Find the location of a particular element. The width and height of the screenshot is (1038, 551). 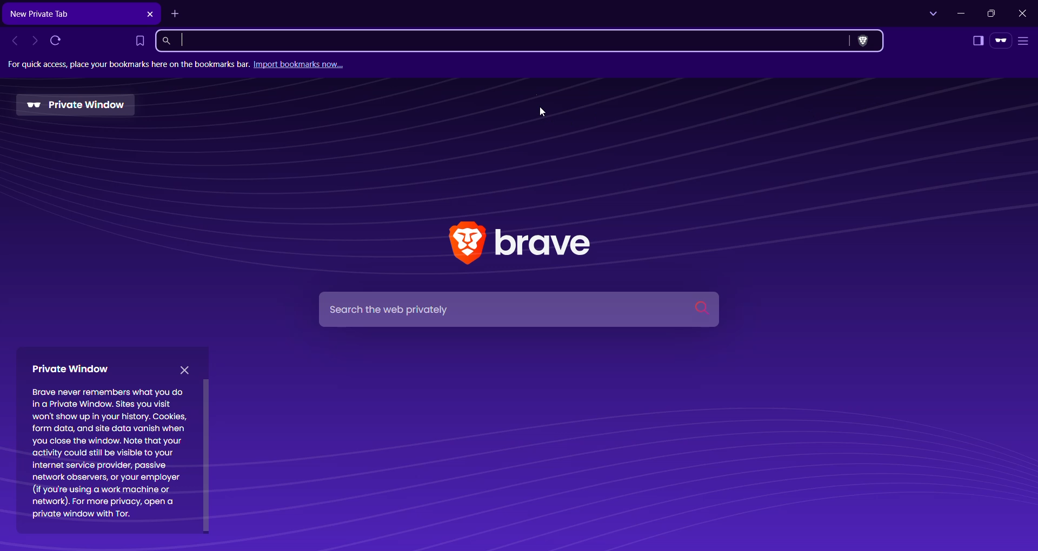

Restore Down is located at coordinates (991, 14).